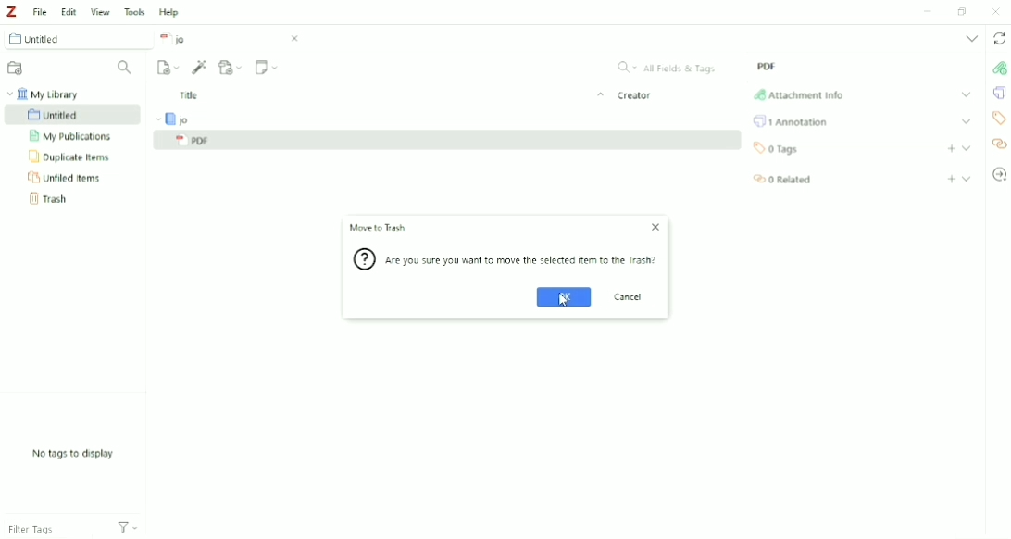 This screenshot has height=539, width=1011. Describe the element at coordinates (951, 148) in the screenshot. I see `Add` at that location.